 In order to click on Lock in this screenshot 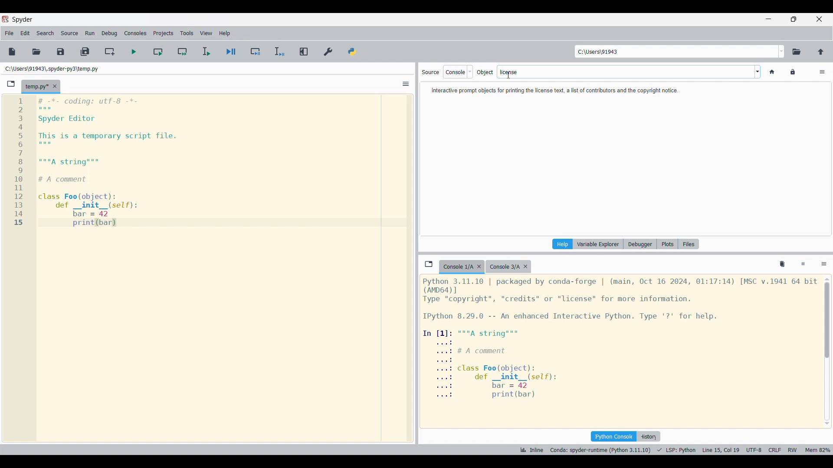, I will do `click(793, 72)`.